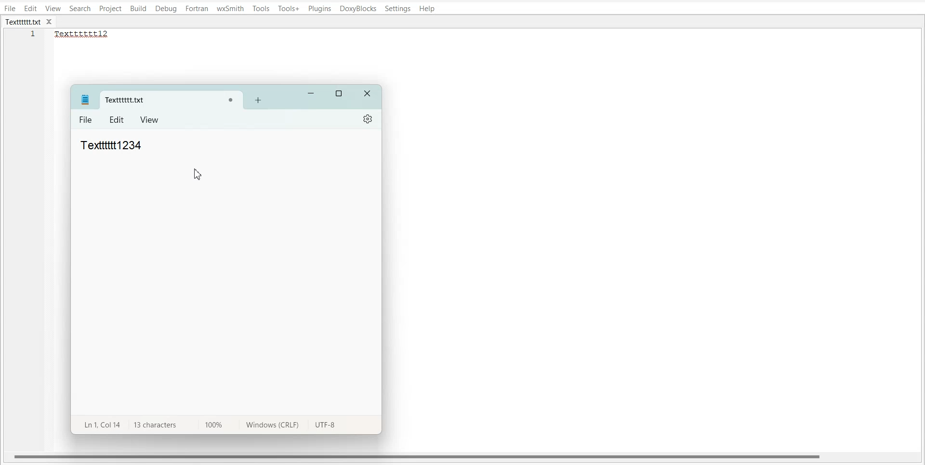 This screenshot has width=925, height=465. I want to click on Close, so click(230, 101).